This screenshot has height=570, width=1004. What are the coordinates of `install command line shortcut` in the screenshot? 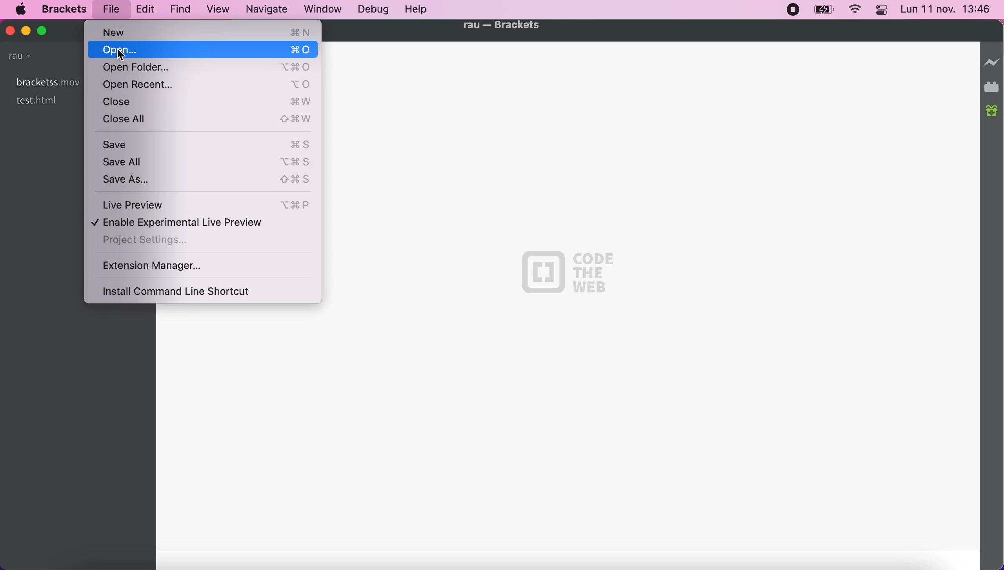 It's located at (194, 291).